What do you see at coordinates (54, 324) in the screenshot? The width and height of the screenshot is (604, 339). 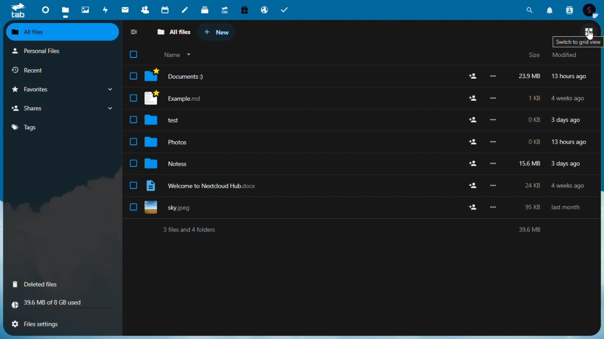 I see `files settings` at bounding box center [54, 324].